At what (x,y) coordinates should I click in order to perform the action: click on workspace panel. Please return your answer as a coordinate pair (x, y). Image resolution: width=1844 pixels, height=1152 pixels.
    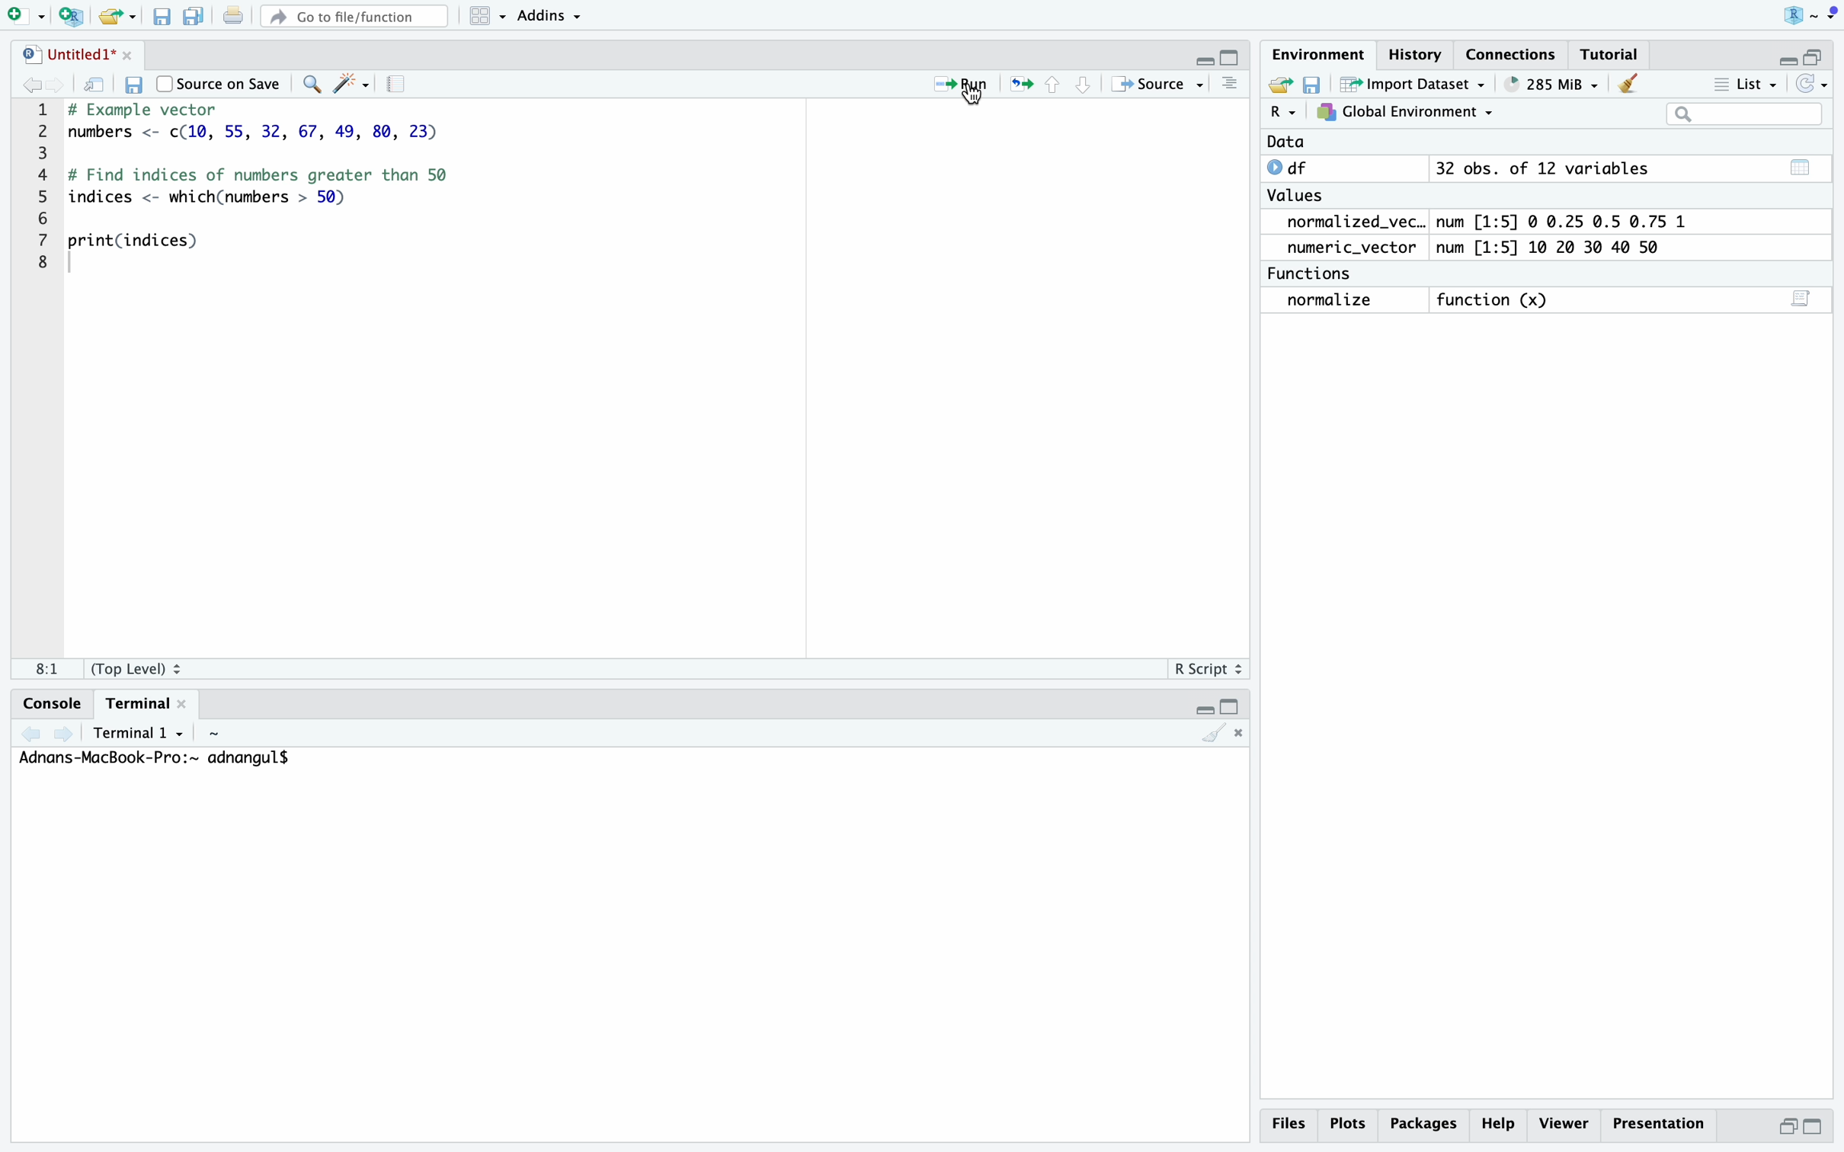
    Looking at the image, I should click on (480, 16).